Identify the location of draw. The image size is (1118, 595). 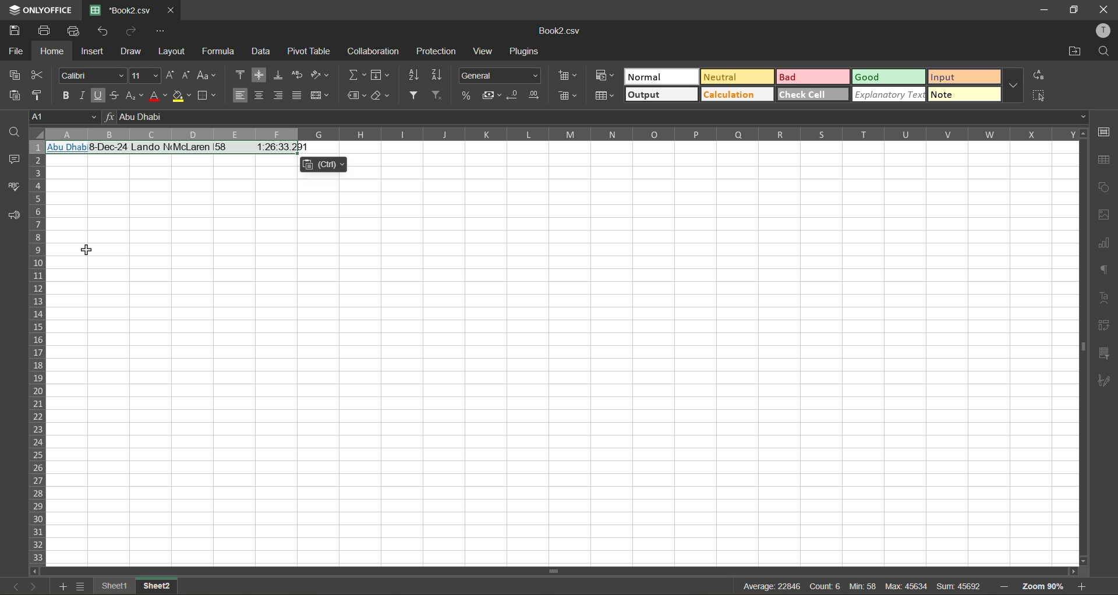
(132, 52).